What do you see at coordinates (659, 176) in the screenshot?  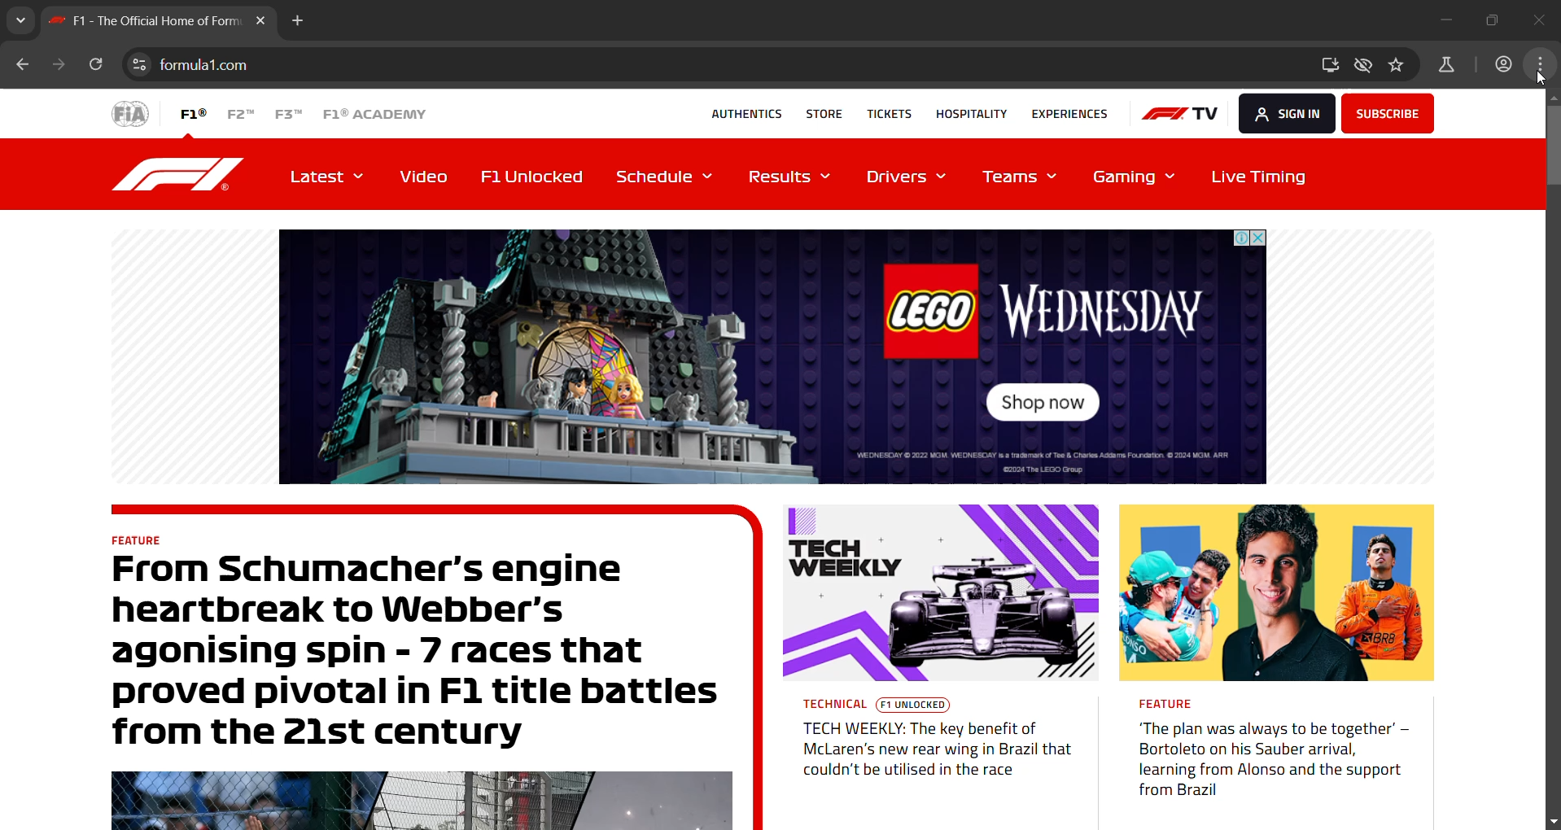 I see `Schedule` at bounding box center [659, 176].